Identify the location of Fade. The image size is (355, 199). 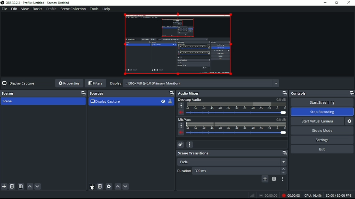
(232, 162).